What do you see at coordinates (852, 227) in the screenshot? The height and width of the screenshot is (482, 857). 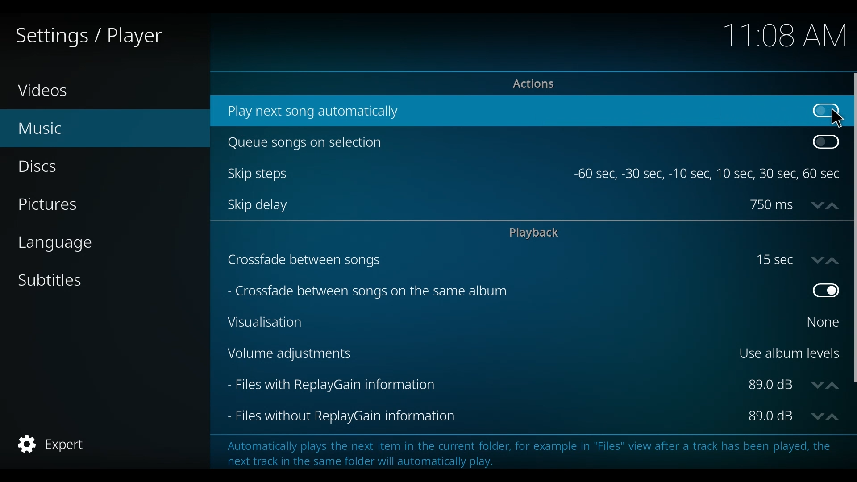 I see `Vertical Scroll bar` at bounding box center [852, 227].